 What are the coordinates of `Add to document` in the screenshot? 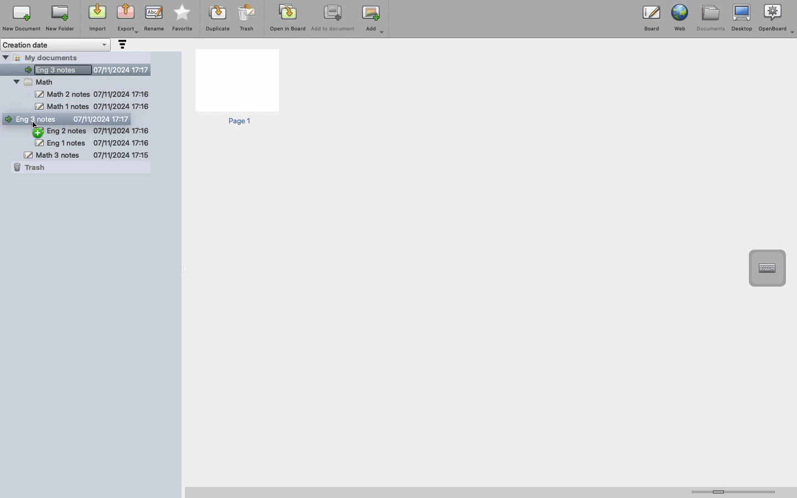 It's located at (334, 19).